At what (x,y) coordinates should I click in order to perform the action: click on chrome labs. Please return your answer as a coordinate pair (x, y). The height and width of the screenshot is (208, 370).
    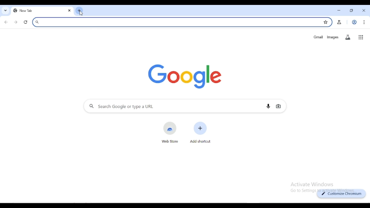
    Looking at the image, I should click on (339, 22).